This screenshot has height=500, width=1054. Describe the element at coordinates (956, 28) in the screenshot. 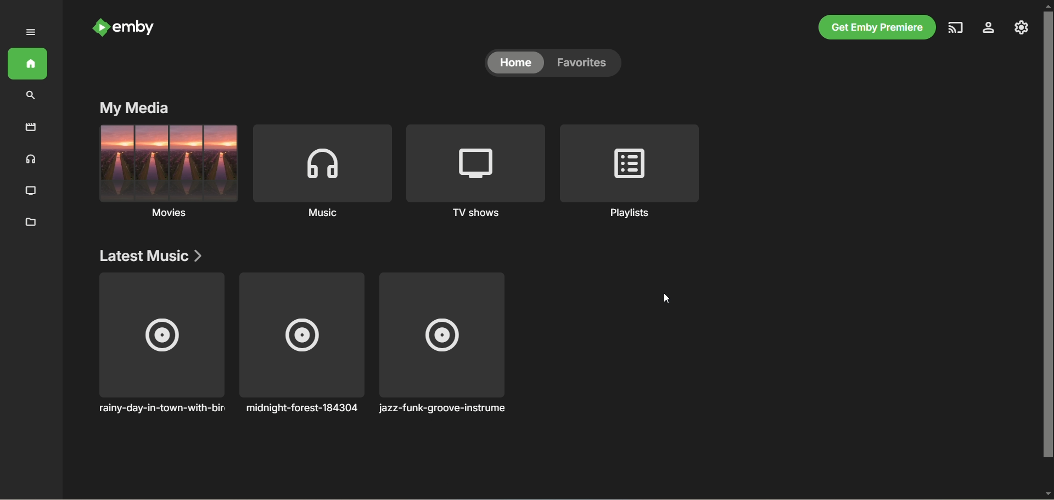

I see `play on another device` at that location.